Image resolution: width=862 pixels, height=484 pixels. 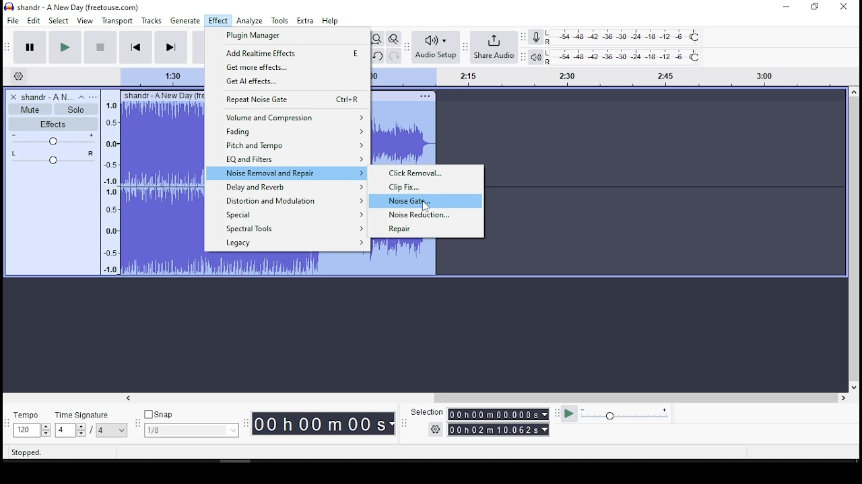 What do you see at coordinates (86, 21) in the screenshot?
I see `view` at bounding box center [86, 21].